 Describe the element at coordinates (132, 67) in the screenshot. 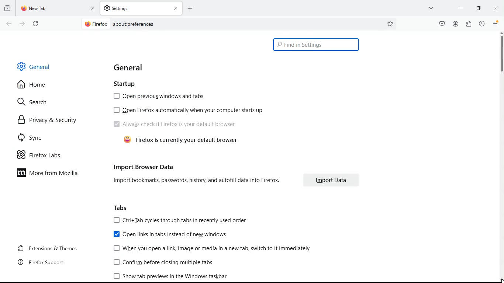

I see `general` at that location.